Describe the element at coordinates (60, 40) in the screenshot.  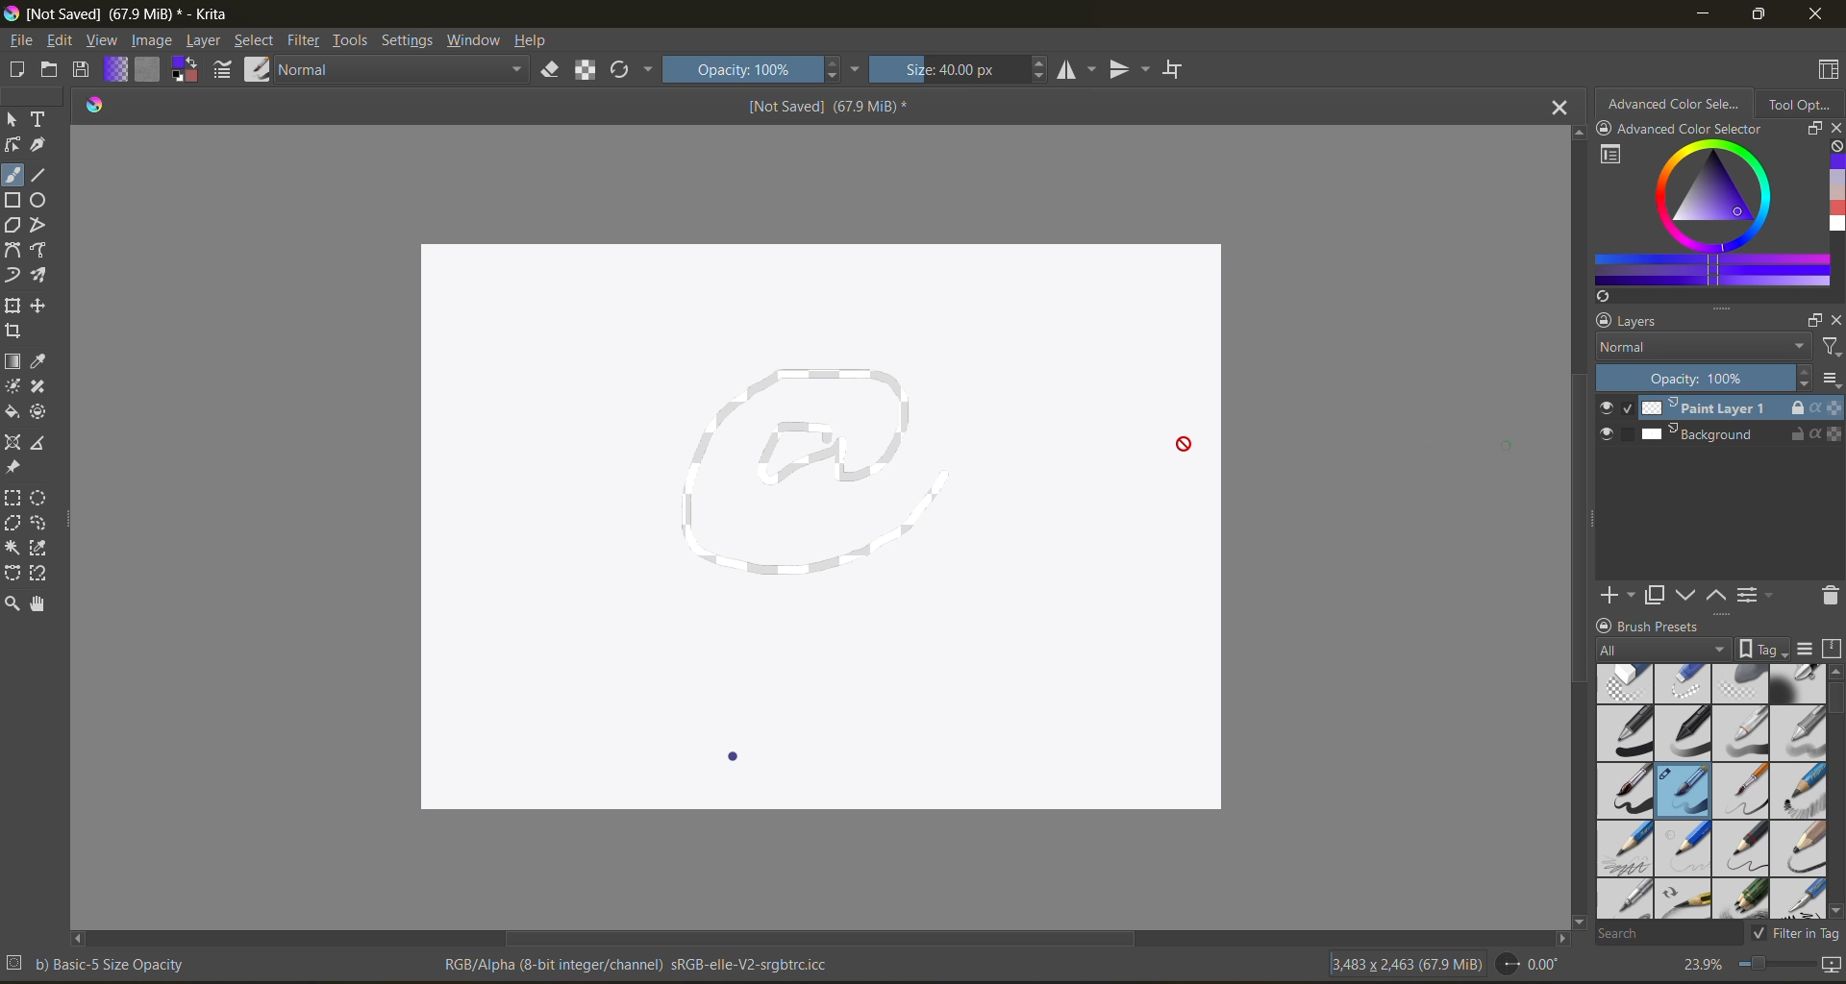
I see `edit` at that location.